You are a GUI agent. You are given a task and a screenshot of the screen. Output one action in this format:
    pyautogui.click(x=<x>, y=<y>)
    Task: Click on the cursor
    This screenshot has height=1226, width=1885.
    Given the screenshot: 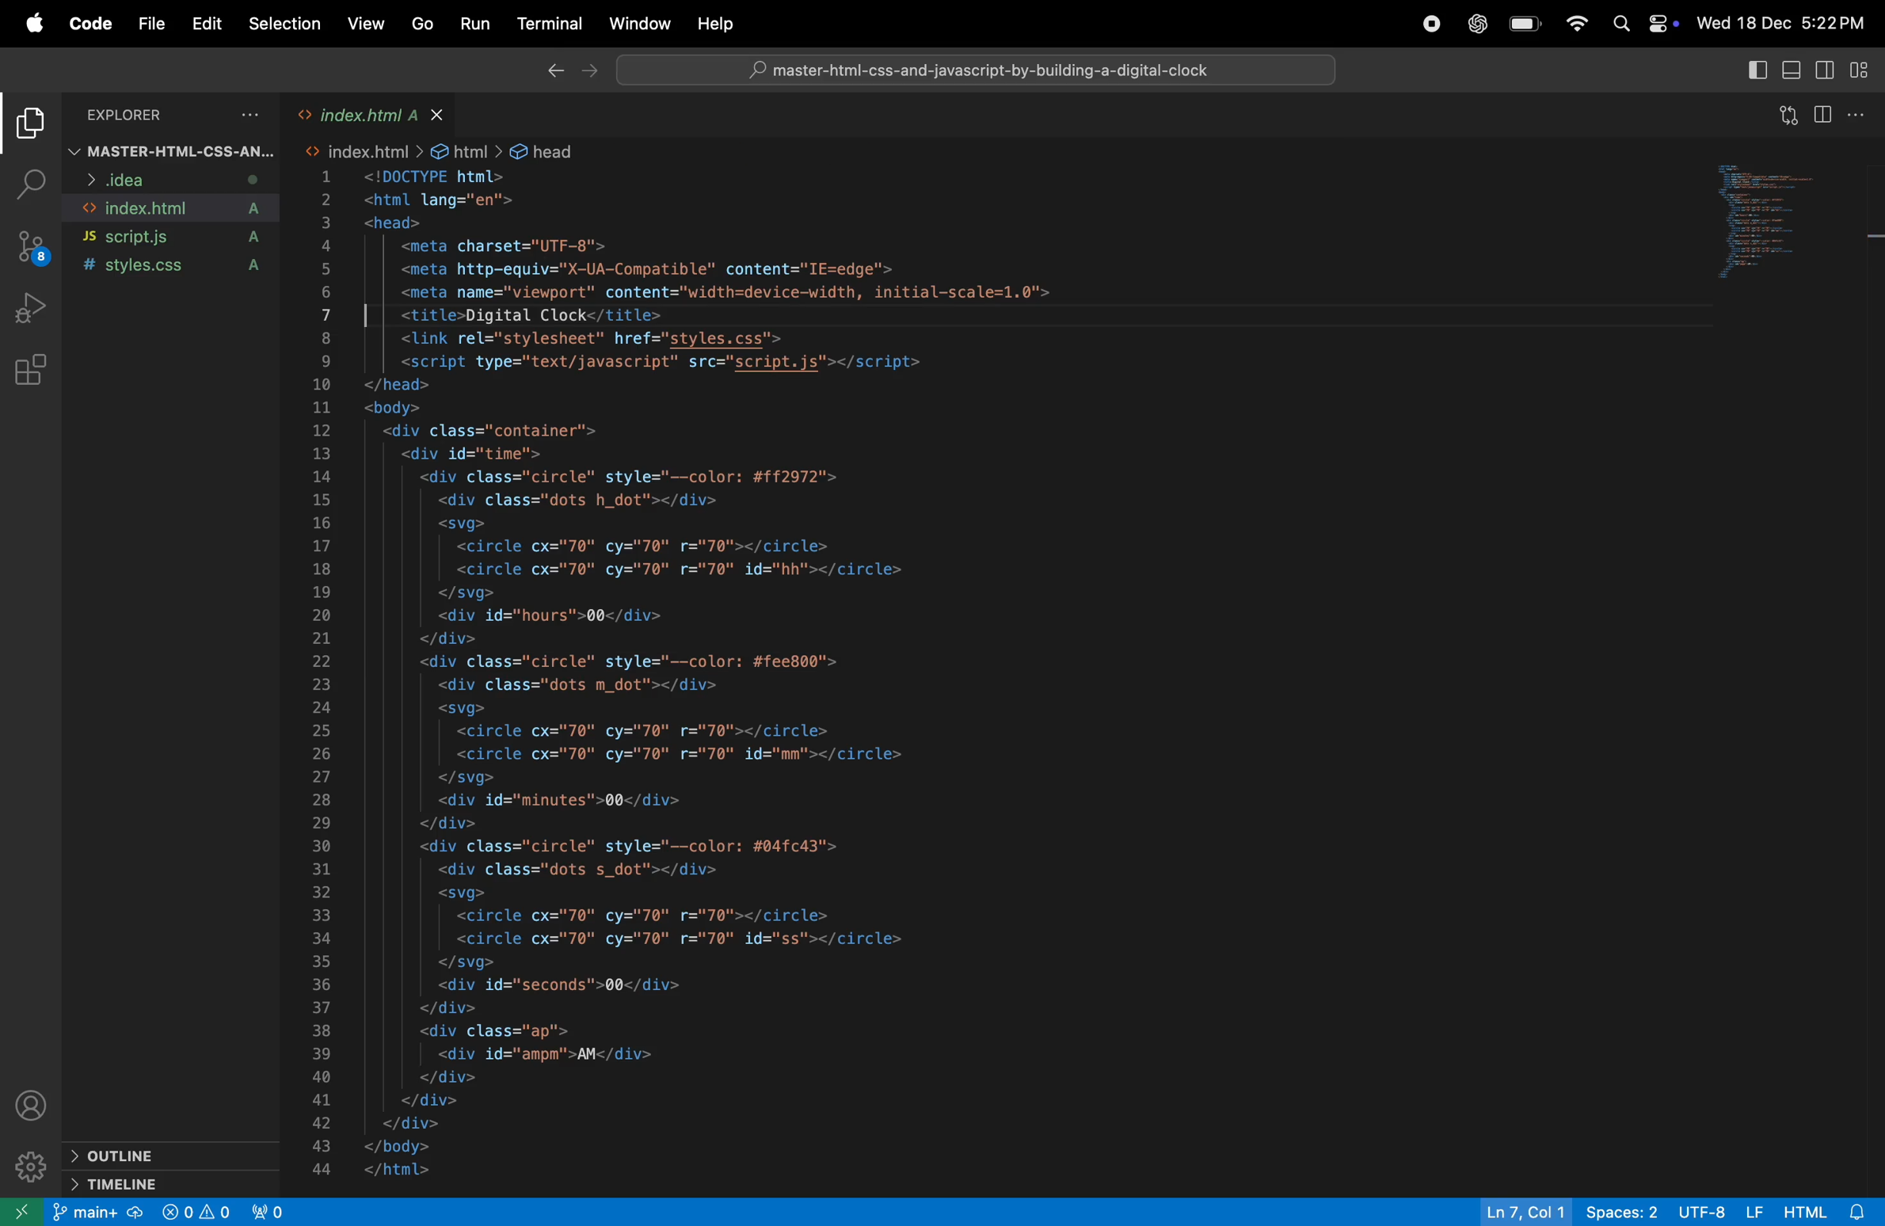 What is the action you would take?
    pyautogui.click(x=371, y=315)
    